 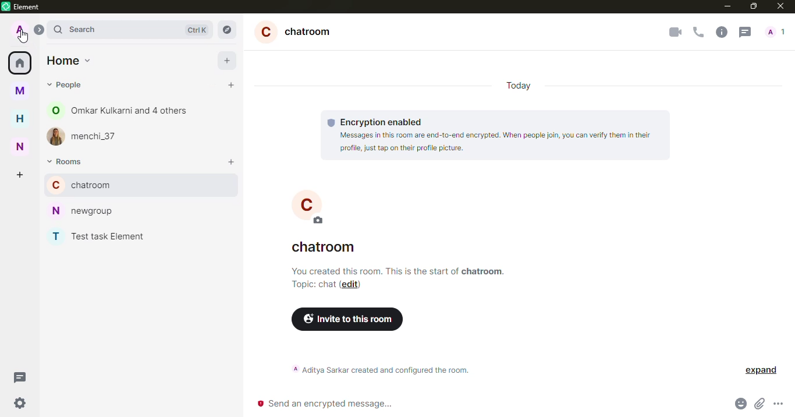 I want to click on expand, so click(x=39, y=30).